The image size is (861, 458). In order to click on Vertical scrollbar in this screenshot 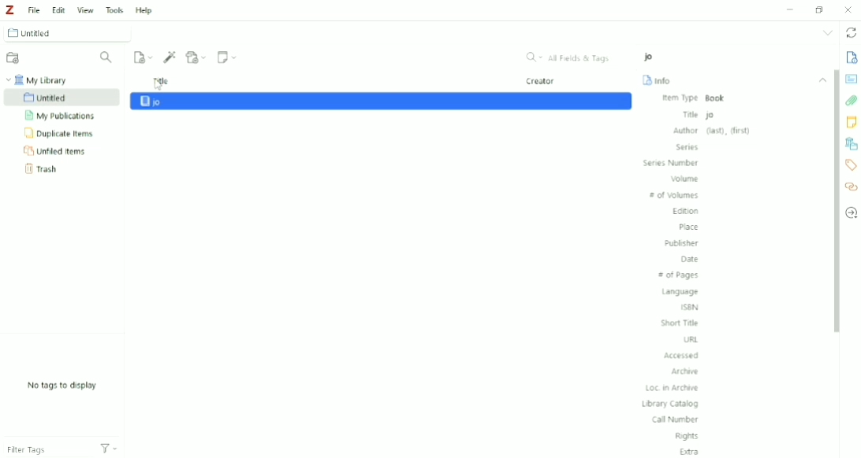, I will do `click(835, 203)`.